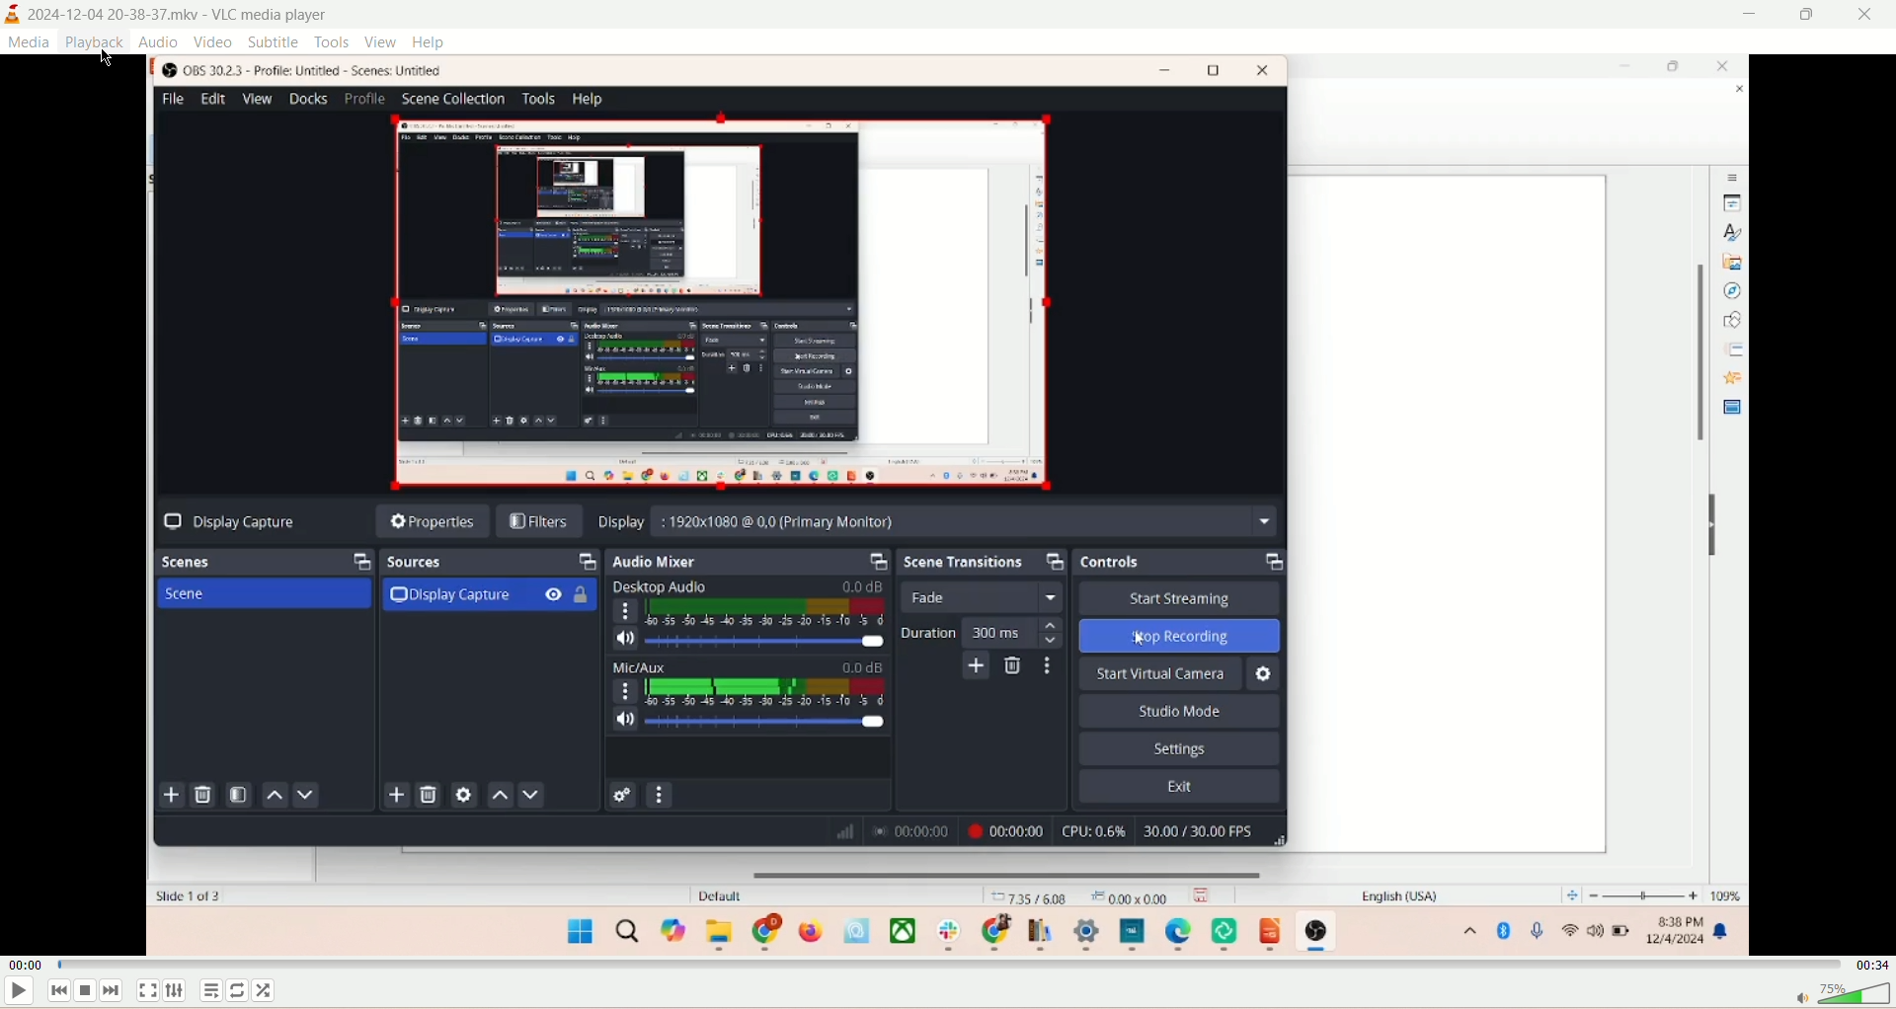 This screenshot has height=1009, width=1896. I want to click on maximize, so click(1808, 18).